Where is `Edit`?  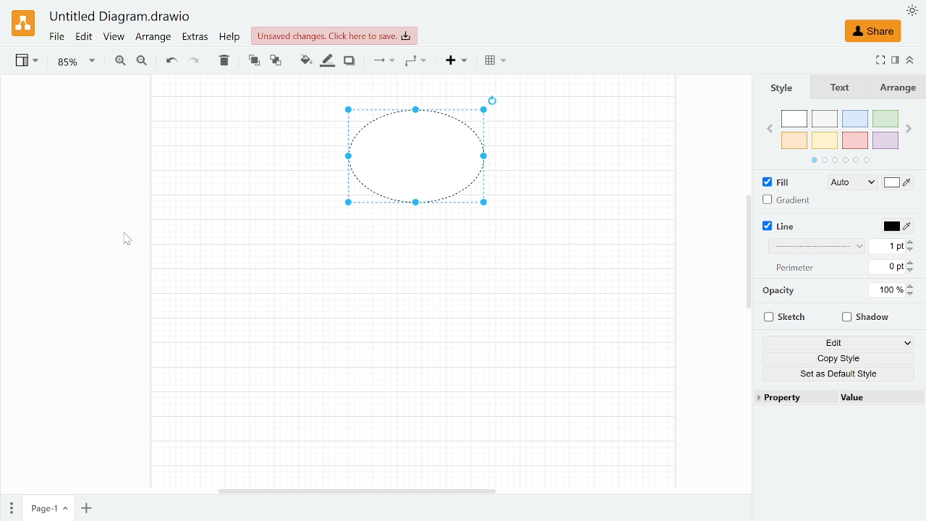 Edit is located at coordinates (838, 343).